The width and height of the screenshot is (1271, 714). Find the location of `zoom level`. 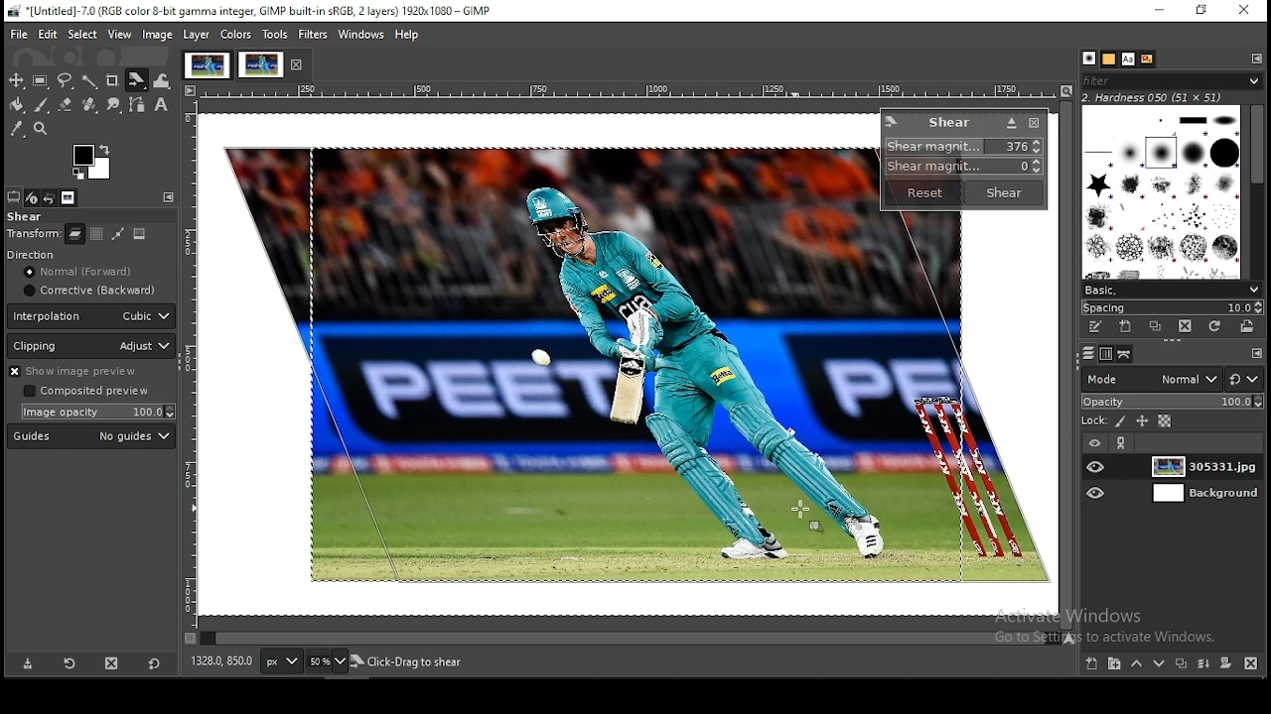

zoom level is located at coordinates (328, 661).